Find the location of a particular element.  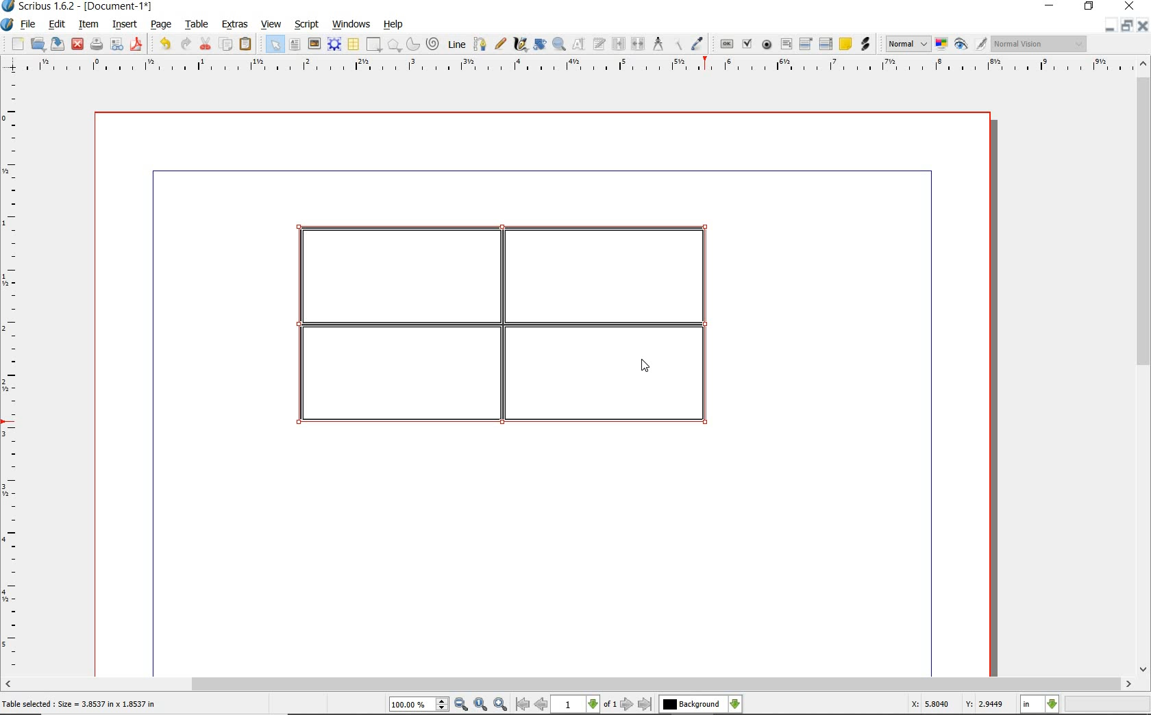

go to last page is located at coordinates (646, 704).